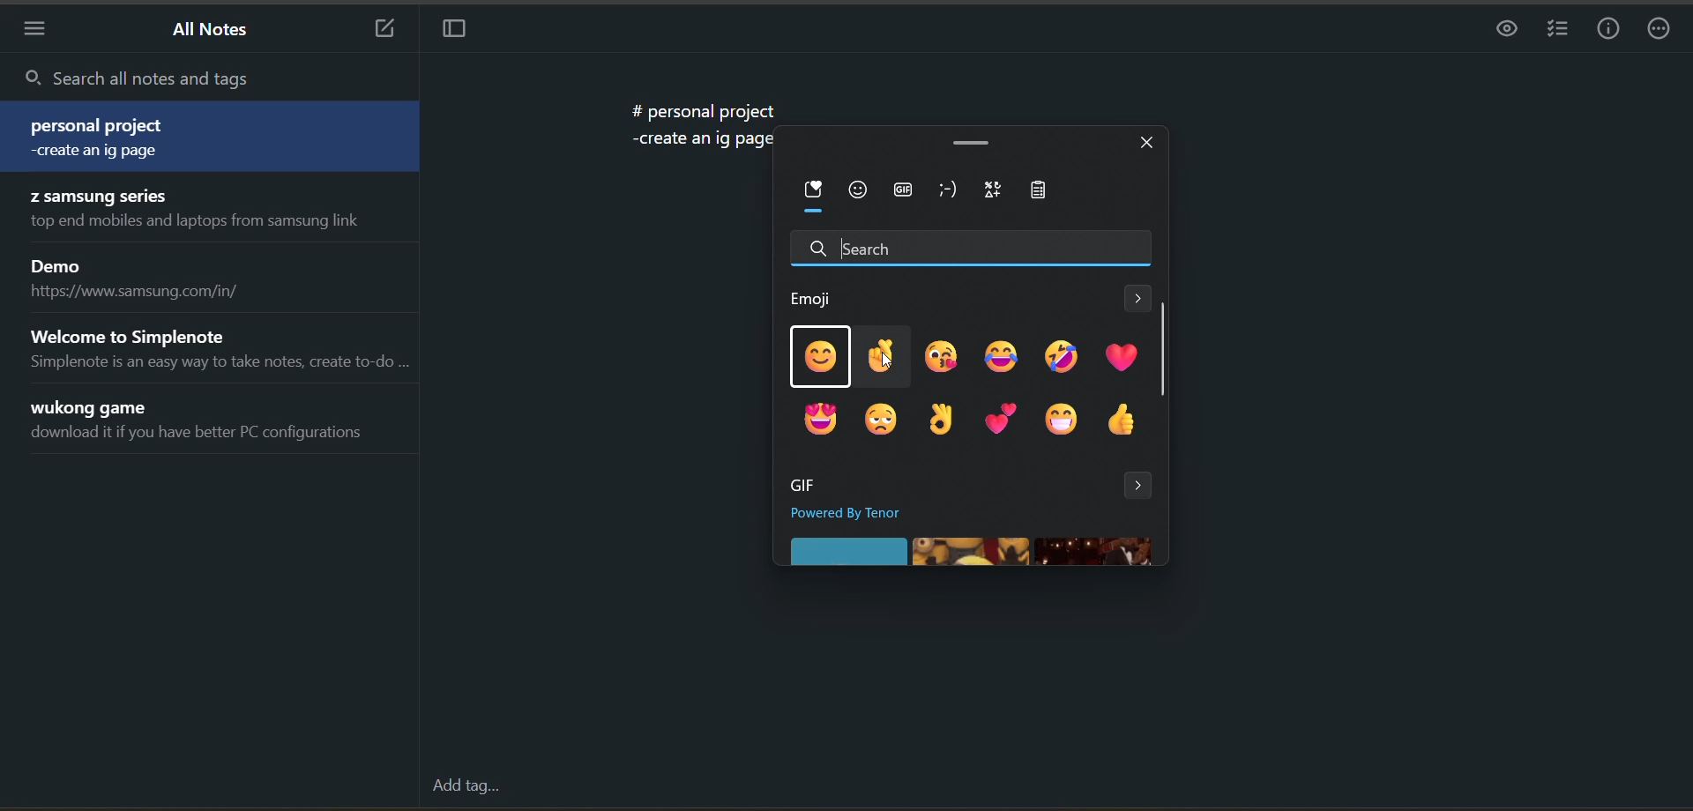 The image size is (1693, 811). I want to click on emoji 10, so click(1004, 419).